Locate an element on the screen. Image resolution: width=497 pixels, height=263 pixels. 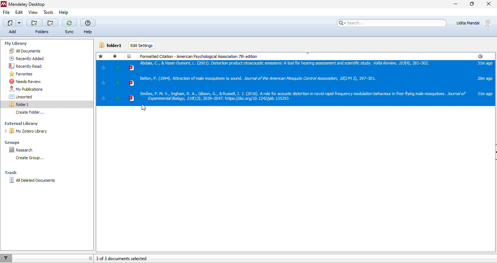
needs review is located at coordinates (26, 82).